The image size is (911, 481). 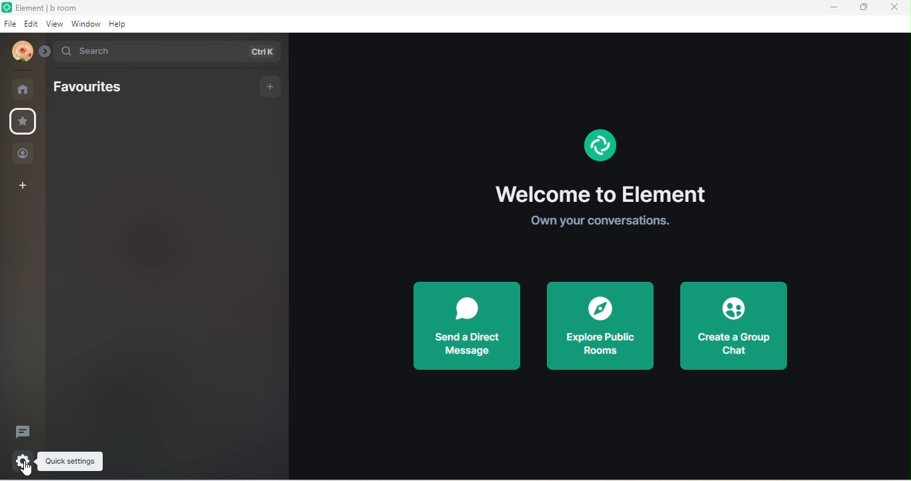 I want to click on expand, so click(x=45, y=51).